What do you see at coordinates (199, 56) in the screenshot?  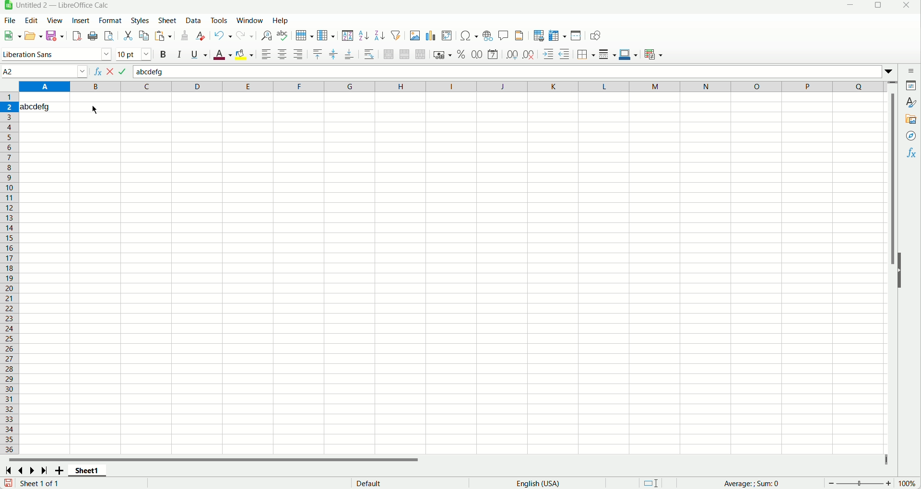 I see `underline` at bounding box center [199, 56].